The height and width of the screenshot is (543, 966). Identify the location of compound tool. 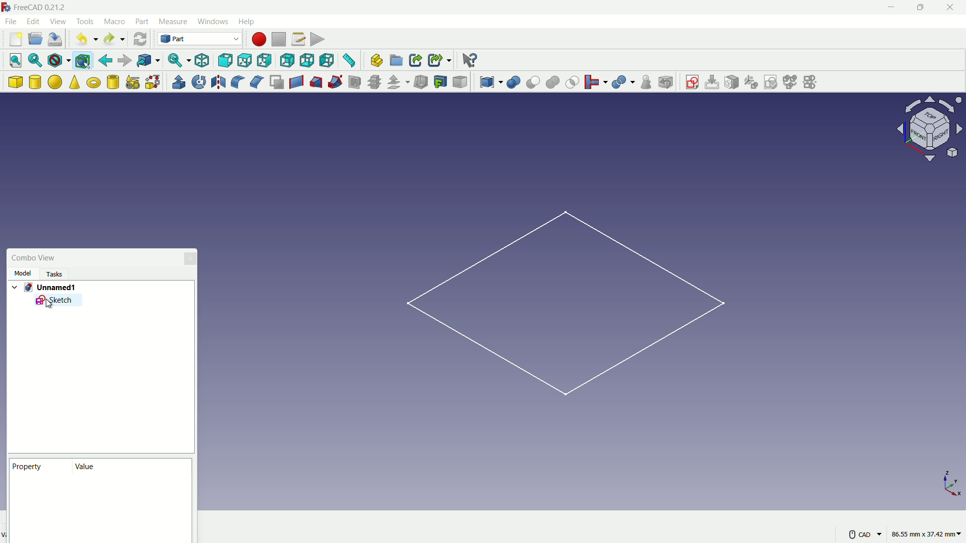
(492, 83).